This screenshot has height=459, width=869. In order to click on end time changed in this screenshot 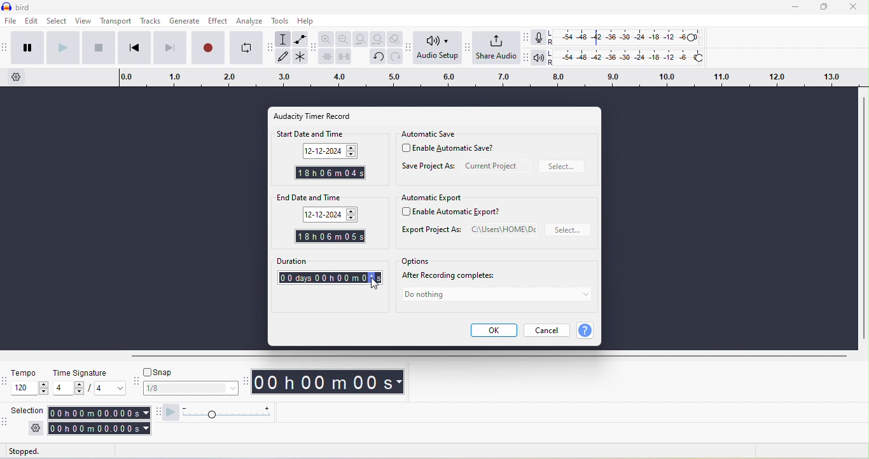, I will do `click(334, 236)`.